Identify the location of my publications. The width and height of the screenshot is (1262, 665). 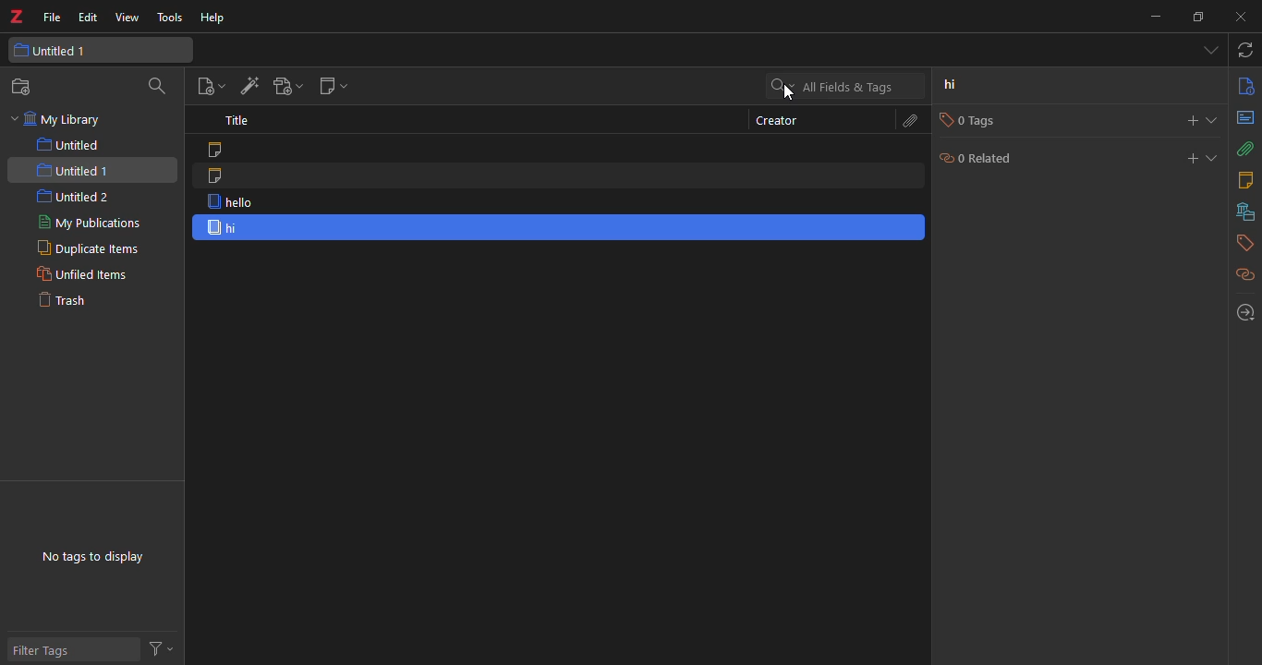
(93, 222).